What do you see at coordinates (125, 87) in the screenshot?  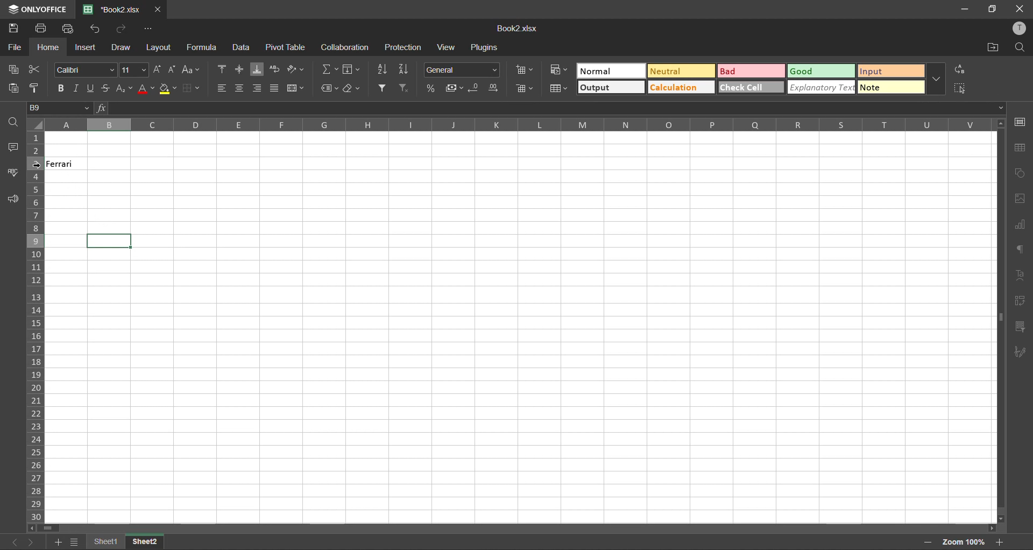 I see `sub/superscript` at bounding box center [125, 87].